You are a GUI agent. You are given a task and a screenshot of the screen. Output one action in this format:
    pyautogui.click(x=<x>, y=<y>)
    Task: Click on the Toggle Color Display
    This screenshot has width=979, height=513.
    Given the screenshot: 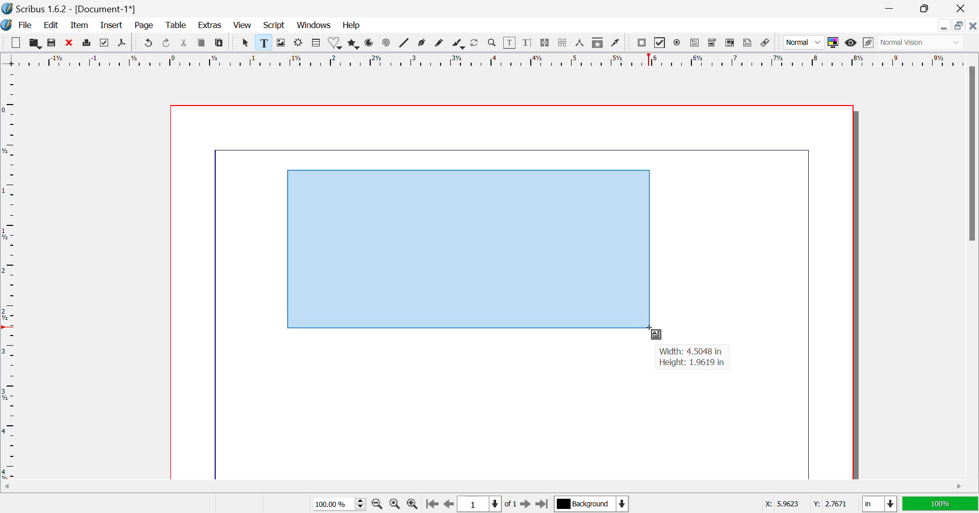 What is the action you would take?
    pyautogui.click(x=835, y=43)
    